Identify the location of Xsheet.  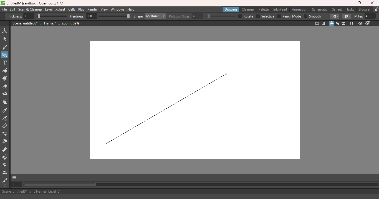
(337, 9).